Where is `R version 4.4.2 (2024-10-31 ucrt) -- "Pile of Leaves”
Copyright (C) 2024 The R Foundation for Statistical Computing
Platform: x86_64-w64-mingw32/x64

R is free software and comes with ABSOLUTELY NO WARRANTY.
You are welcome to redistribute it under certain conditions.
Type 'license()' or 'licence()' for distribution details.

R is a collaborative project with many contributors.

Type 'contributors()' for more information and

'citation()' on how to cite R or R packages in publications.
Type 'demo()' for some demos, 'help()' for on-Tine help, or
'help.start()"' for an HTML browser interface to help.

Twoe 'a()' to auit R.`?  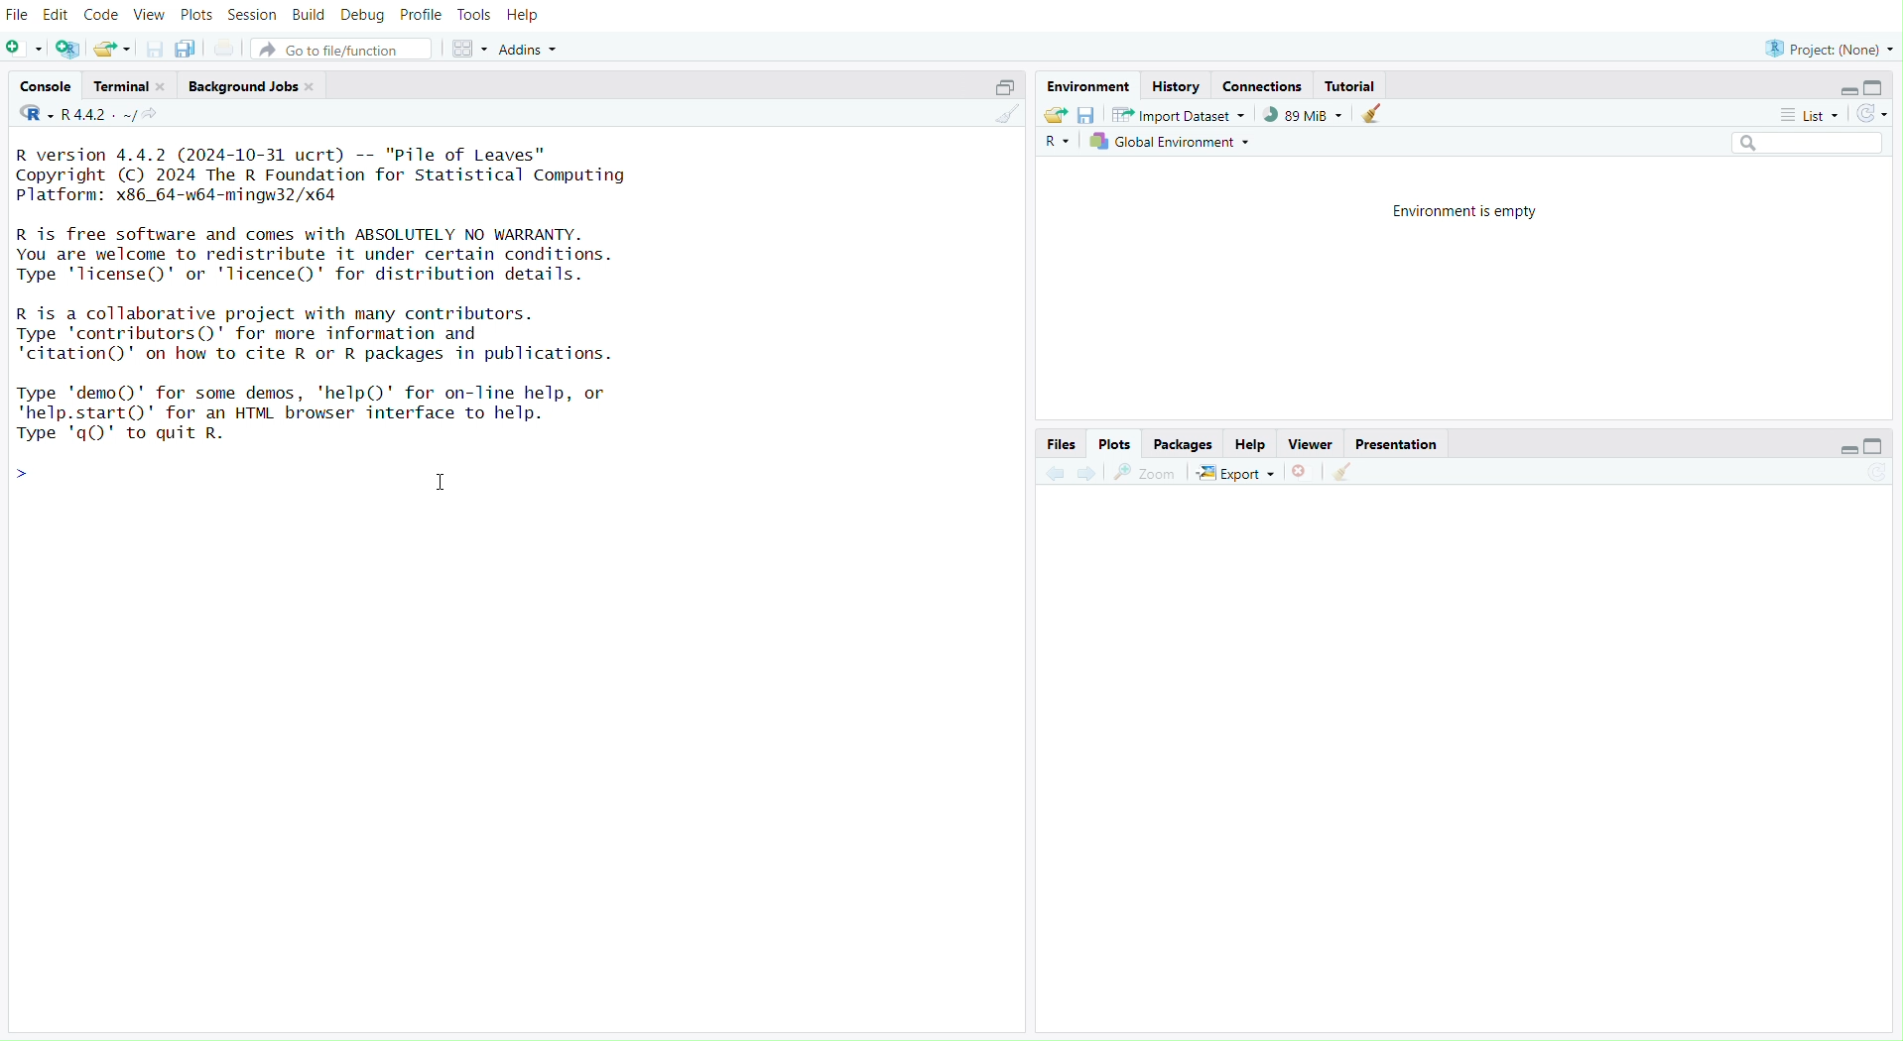
R version 4.4.2 (2024-10-31 ucrt) -- "Pile of Leaves”
Copyright (C) 2024 The R Foundation for Statistical Computing
Platform: x86_64-w64-mingw32/x64

R is free software and comes with ABSOLUTELY NO WARRANTY.
You are welcome to redistribute it under certain conditions.
Type 'license()' or 'licence()' for distribution details.

R is a collaborative project with many contributors.

Type 'contributors()' for more information and

'citation()' on how to cite R or R packages in publications.
Type 'demo()' for some demos, 'help()' for on-Tine help, or
'help.start()"' for an HTML browser interface to help.

Twoe 'a()' to auit R. is located at coordinates (338, 286).